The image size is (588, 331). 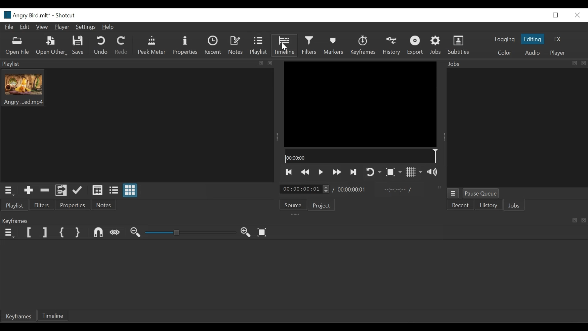 What do you see at coordinates (504, 40) in the screenshot?
I see `logging` at bounding box center [504, 40].